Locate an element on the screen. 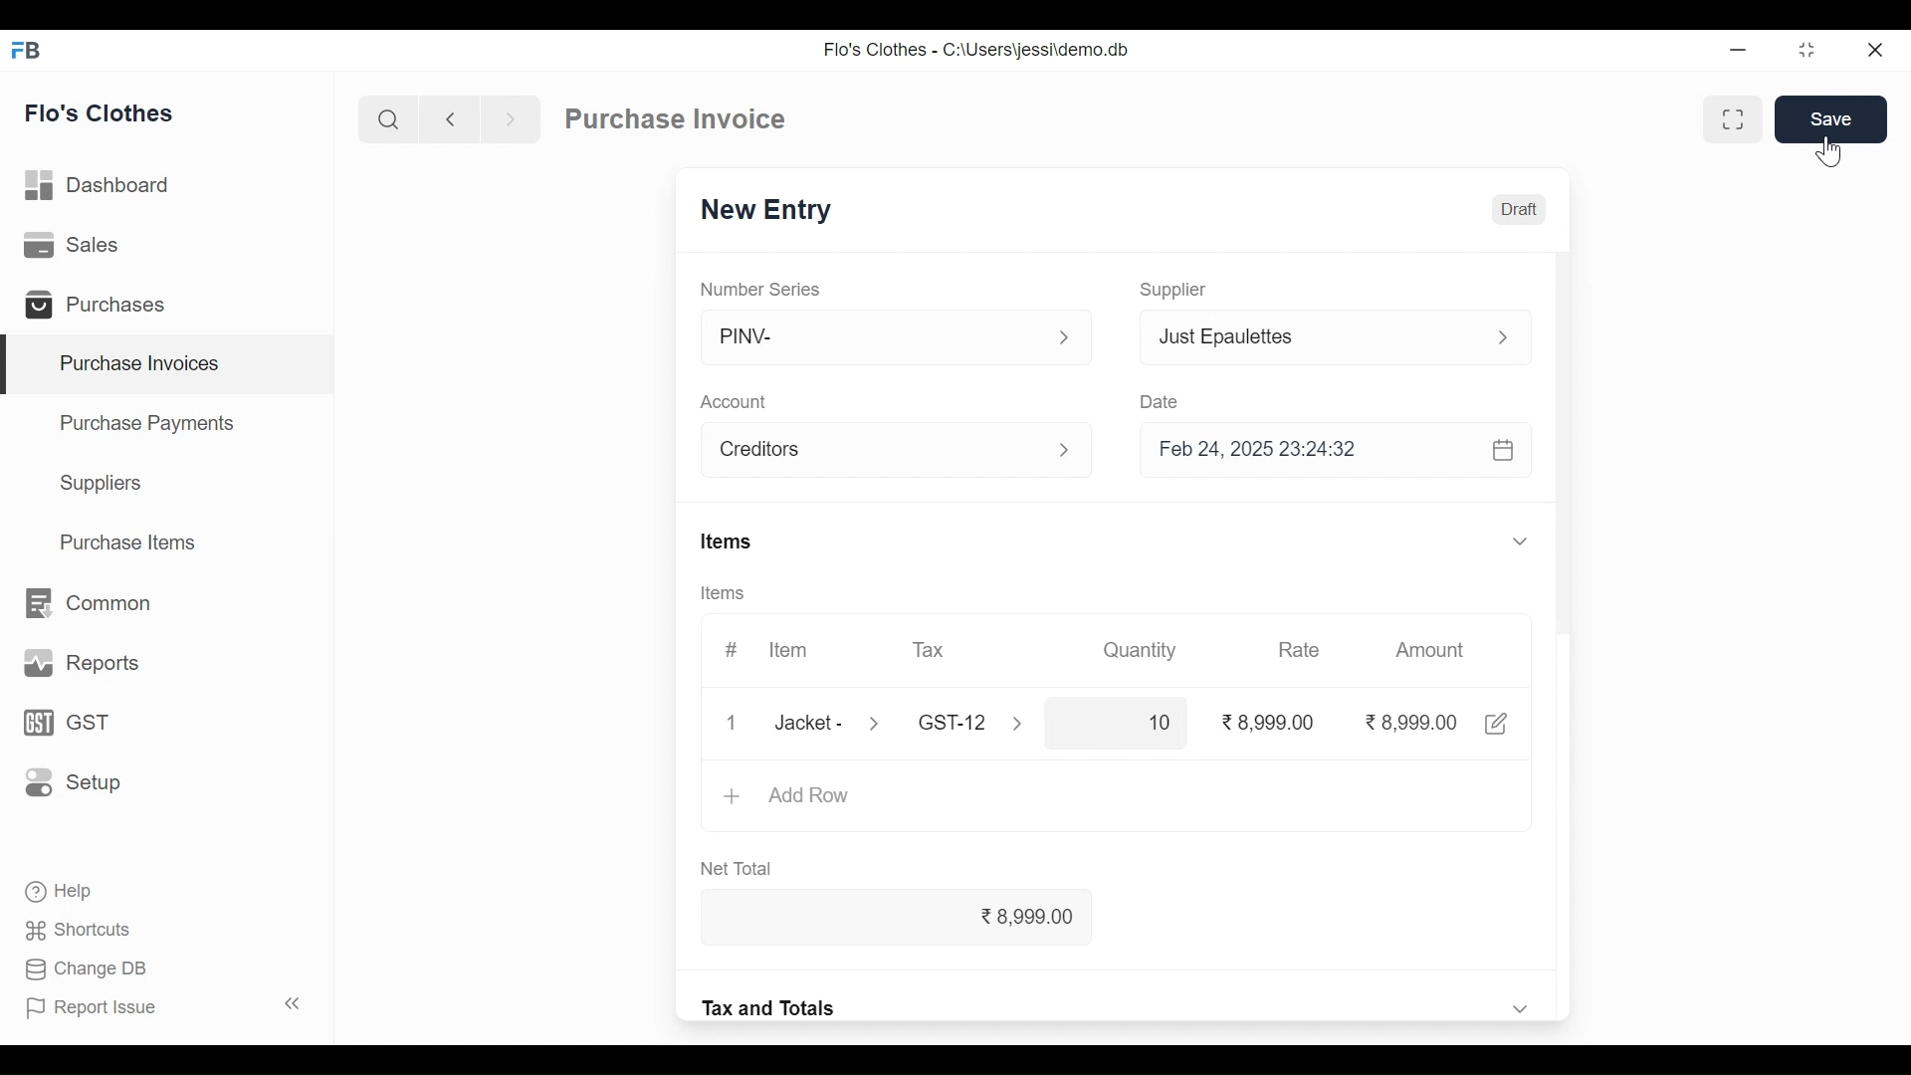 The width and height of the screenshot is (1911, 1075). Navigate back is located at coordinates (446, 119).